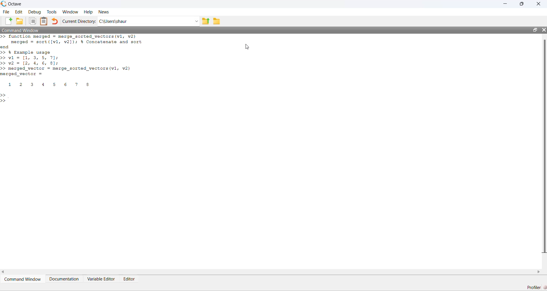  What do you see at coordinates (33, 21) in the screenshot?
I see `copy` at bounding box center [33, 21].